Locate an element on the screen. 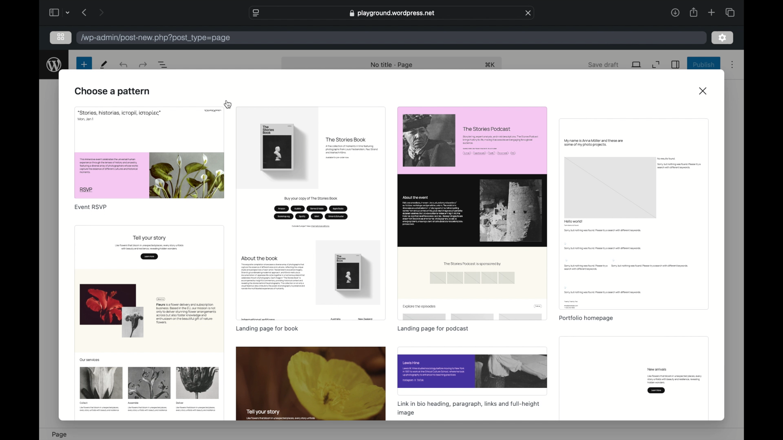 Image resolution: width=783 pixels, height=440 pixels. preview is located at coordinates (148, 323).